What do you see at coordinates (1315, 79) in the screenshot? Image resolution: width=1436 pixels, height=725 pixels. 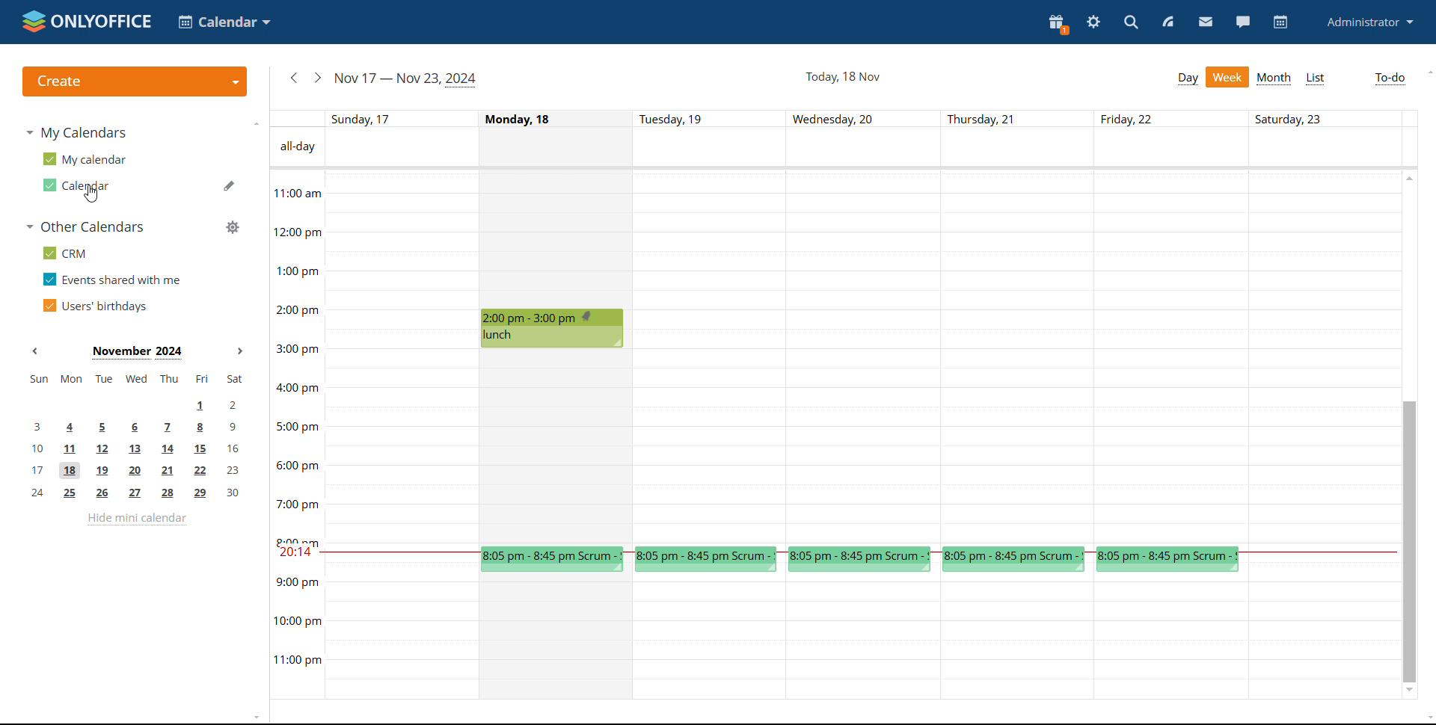 I see `list view` at bounding box center [1315, 79].